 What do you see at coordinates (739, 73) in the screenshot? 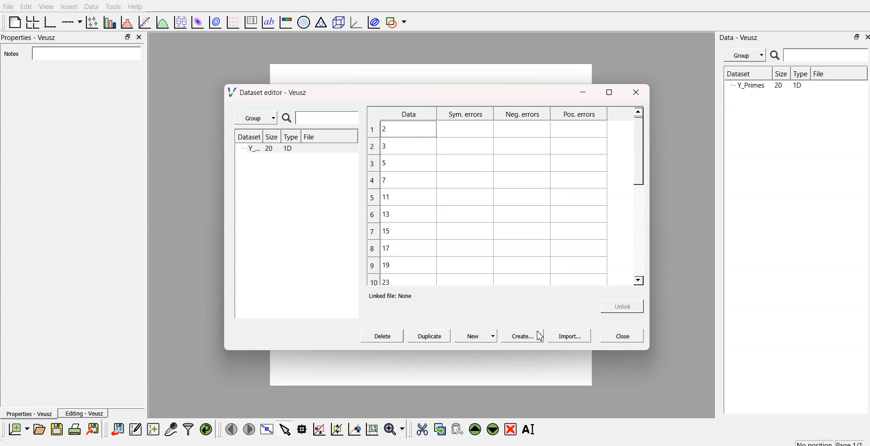
I see `| Dataset` at bounding box center [739, 73].